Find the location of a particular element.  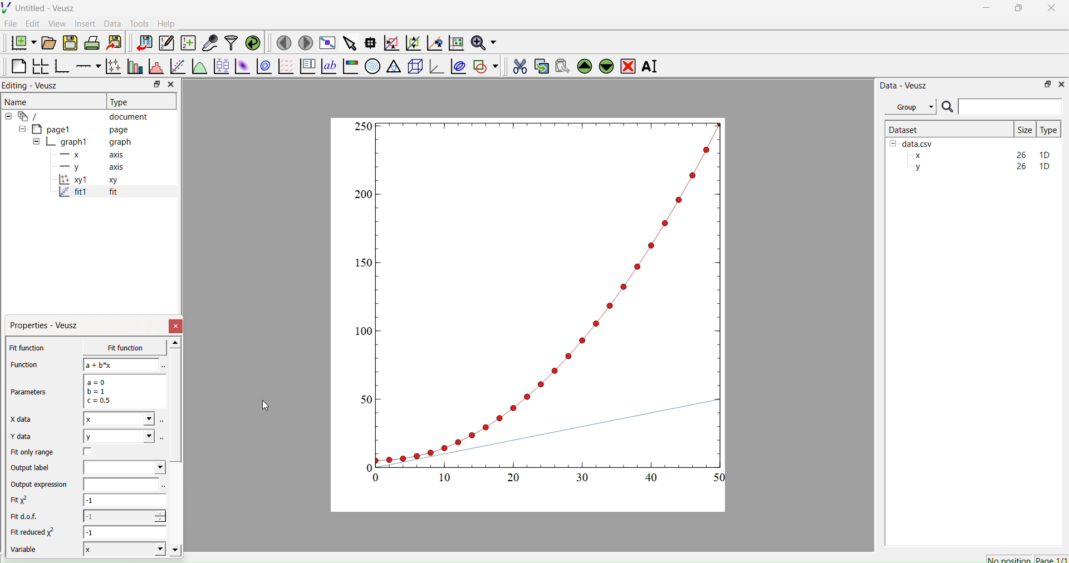

Plot points with lines and errorbars is located at coordinates (112, 66).